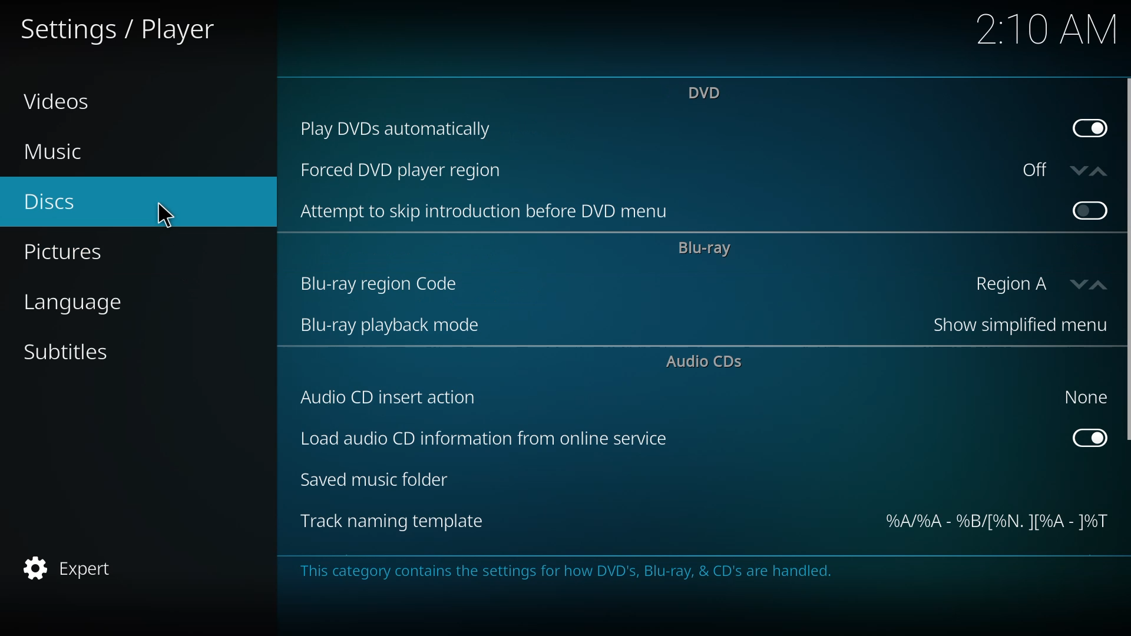 This screenshot has height=636, width=1131. What do you see at coordinates (1085, 438) in the screenshot?
I see `enabled` at bounding box center [1085, 438].